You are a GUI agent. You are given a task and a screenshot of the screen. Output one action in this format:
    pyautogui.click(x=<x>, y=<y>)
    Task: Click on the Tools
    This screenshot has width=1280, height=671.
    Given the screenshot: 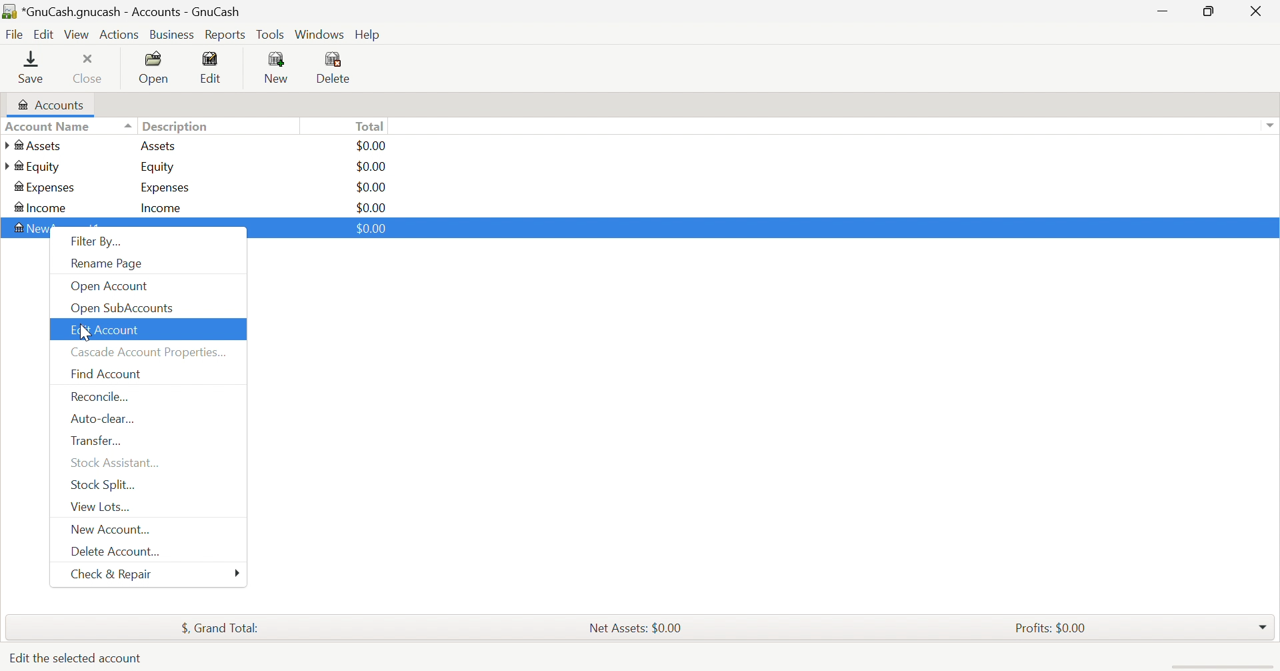 What is the action you would take?
    pyautogui.click(x=271, y=33)
    